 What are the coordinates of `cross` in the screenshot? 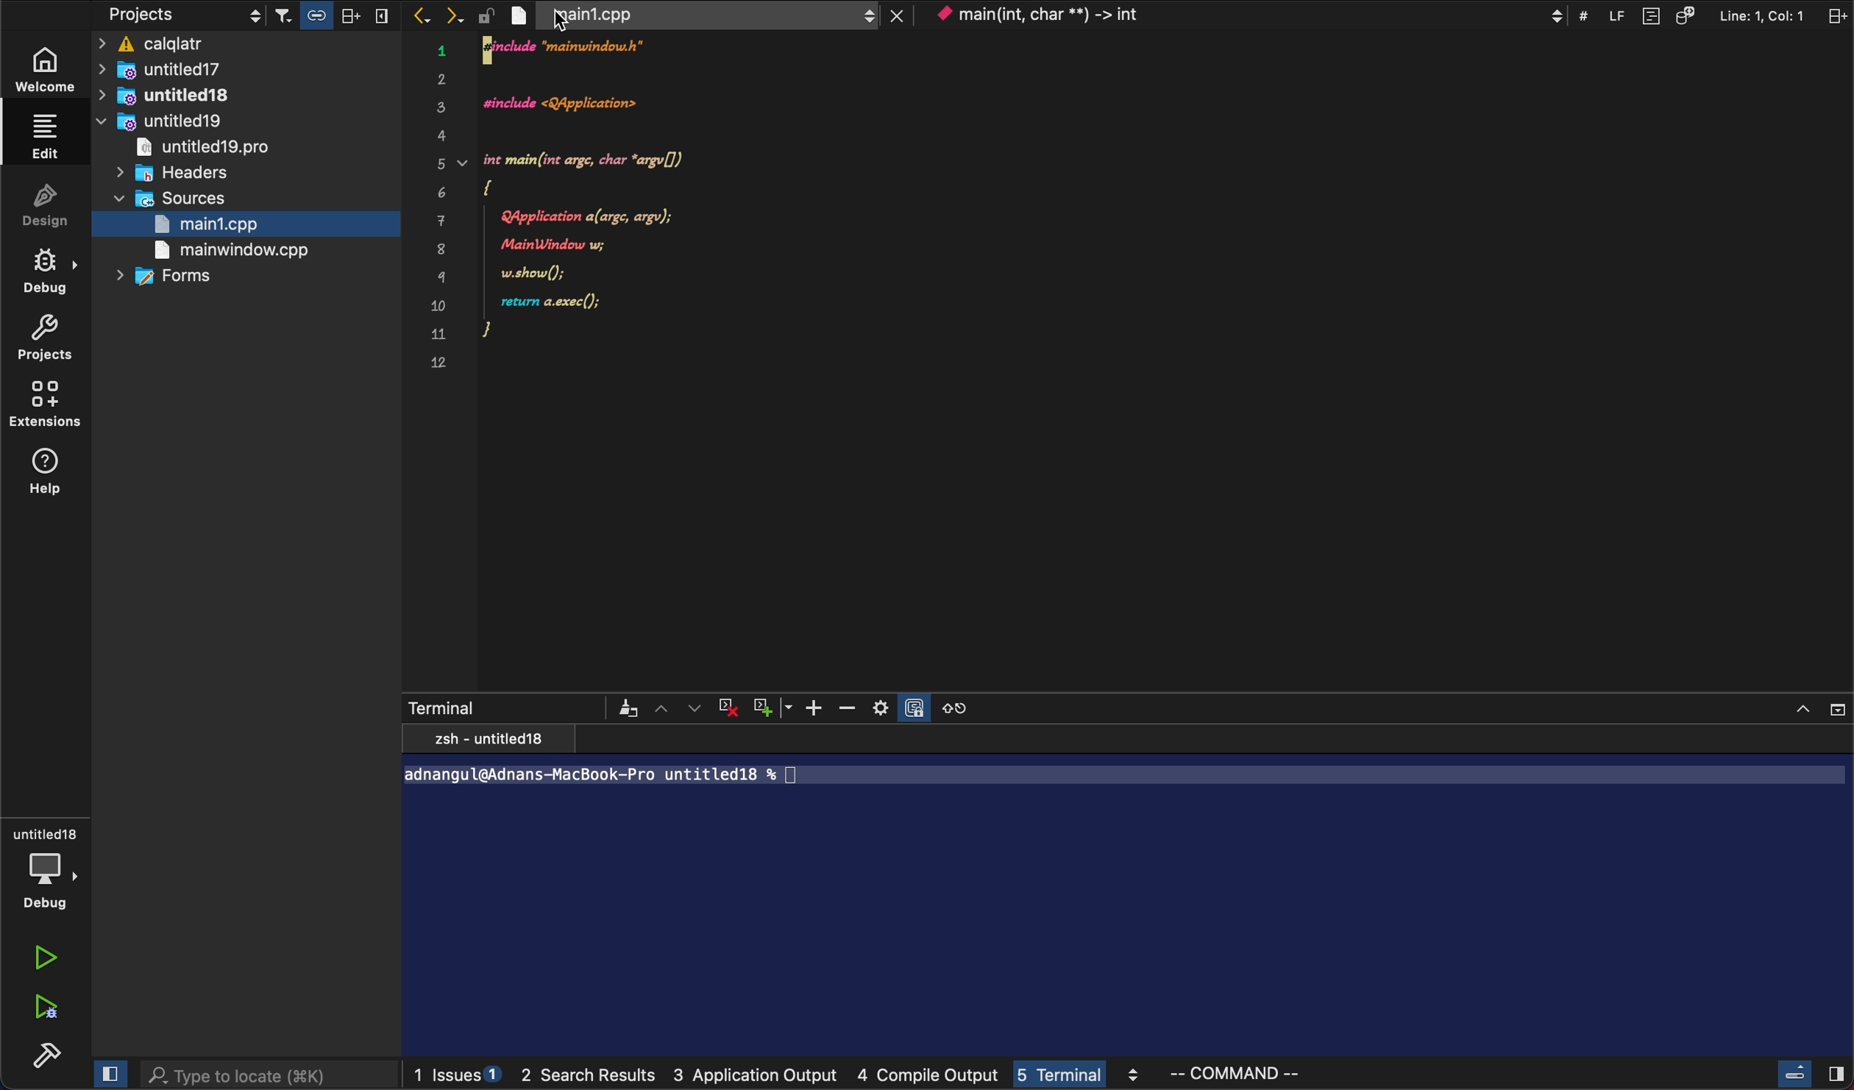 It's located at (729, 708).